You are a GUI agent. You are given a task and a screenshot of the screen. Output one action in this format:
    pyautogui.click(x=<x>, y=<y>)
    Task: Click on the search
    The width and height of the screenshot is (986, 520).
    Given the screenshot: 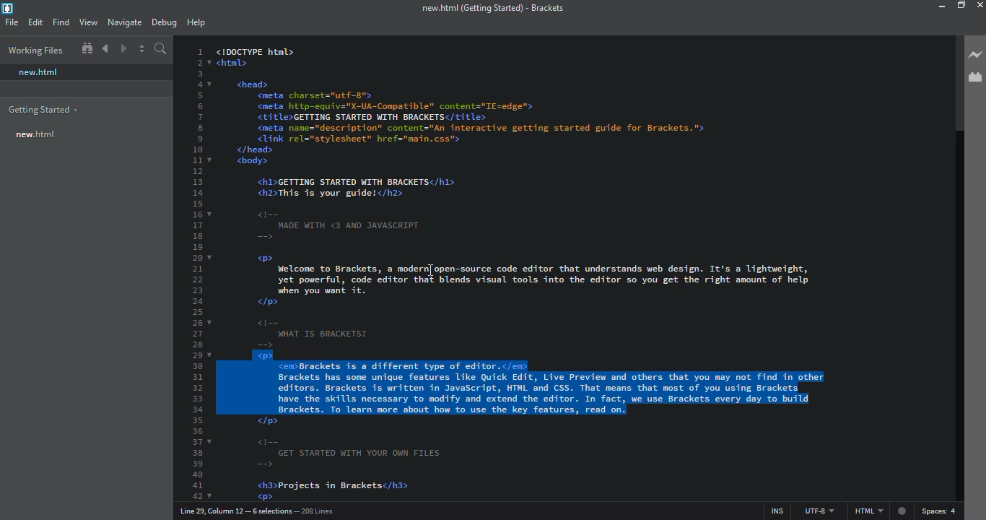 What is the action you would take?
    pyautogui.click(x=161, y=49)
    